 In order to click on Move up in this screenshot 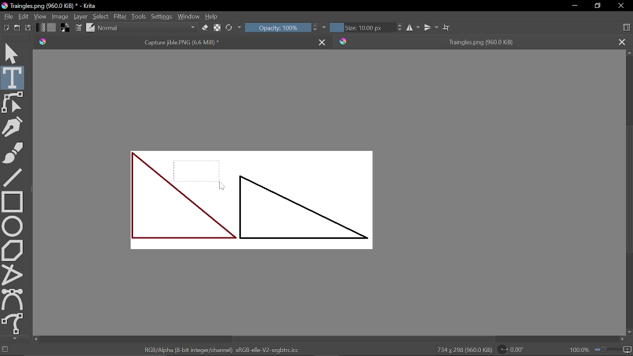, I will do `click(629, 54)`.